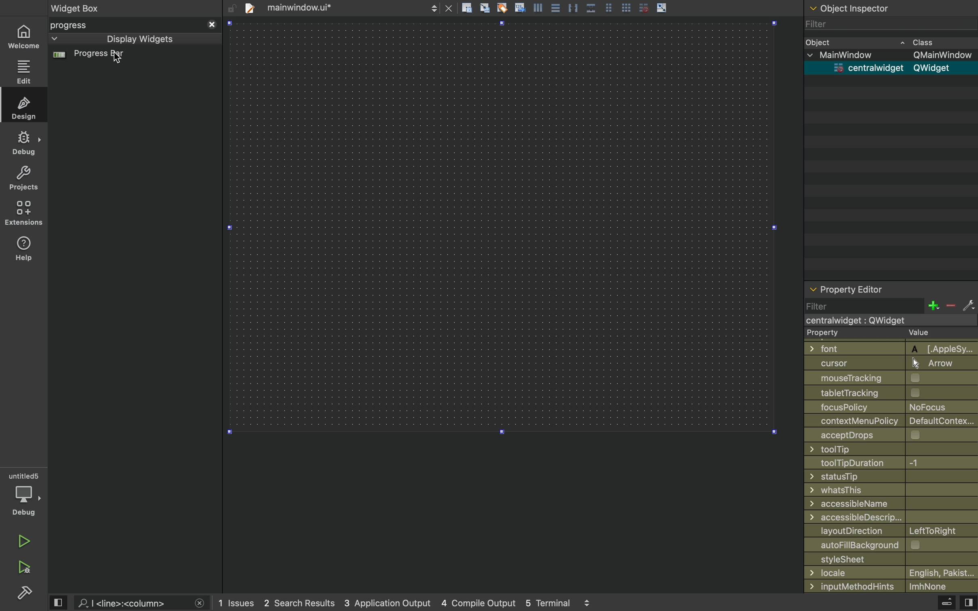 The image size is (978, 611). I want to click on tab, so click(346, 7).